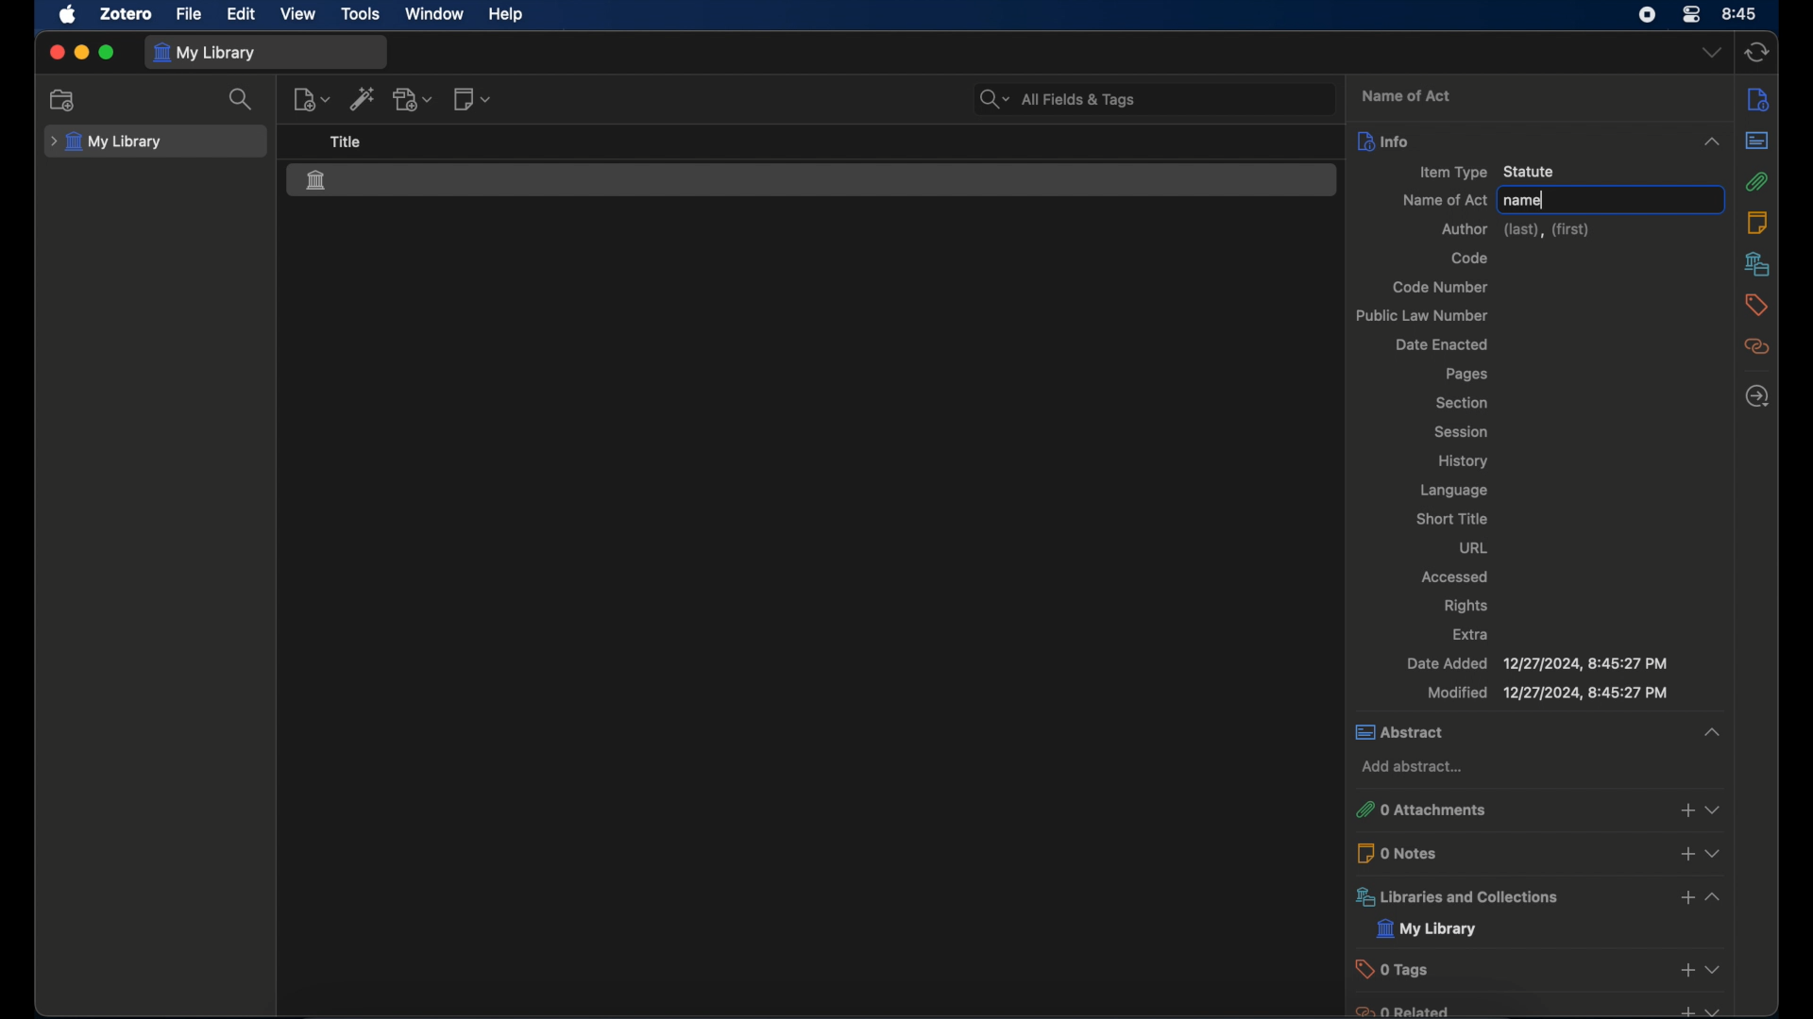  I want to click on 0 notes, so click(1508, 853).